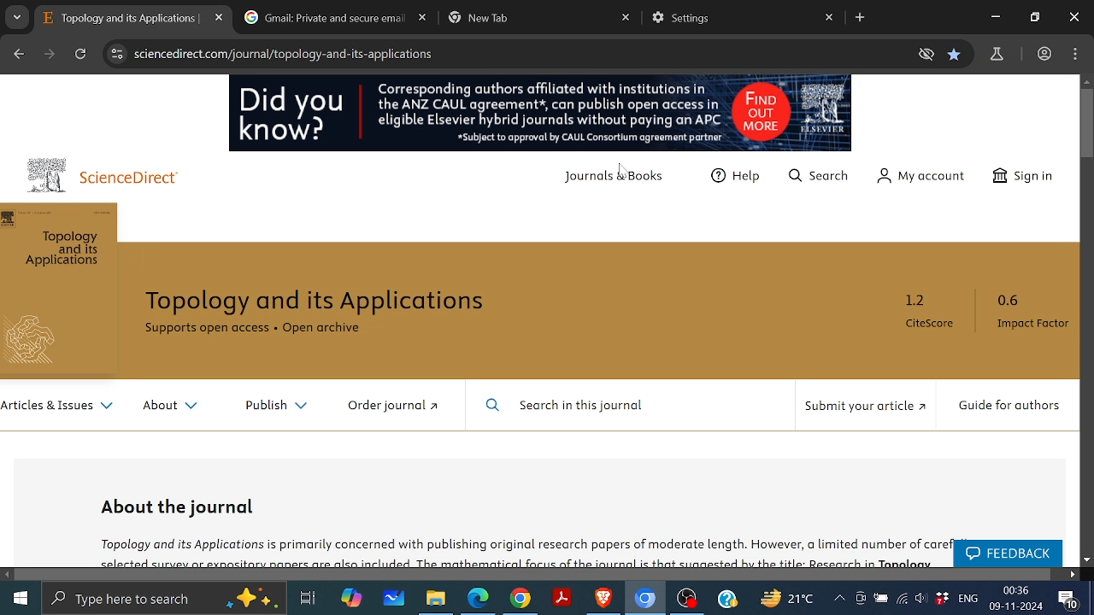  Describe the element at coordinates (991, 17) in the screenshot. I see `Minimize` at that location.